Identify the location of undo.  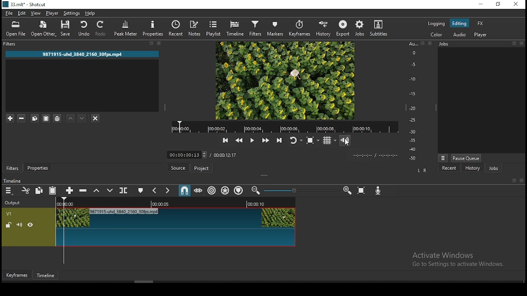
(85, 28).